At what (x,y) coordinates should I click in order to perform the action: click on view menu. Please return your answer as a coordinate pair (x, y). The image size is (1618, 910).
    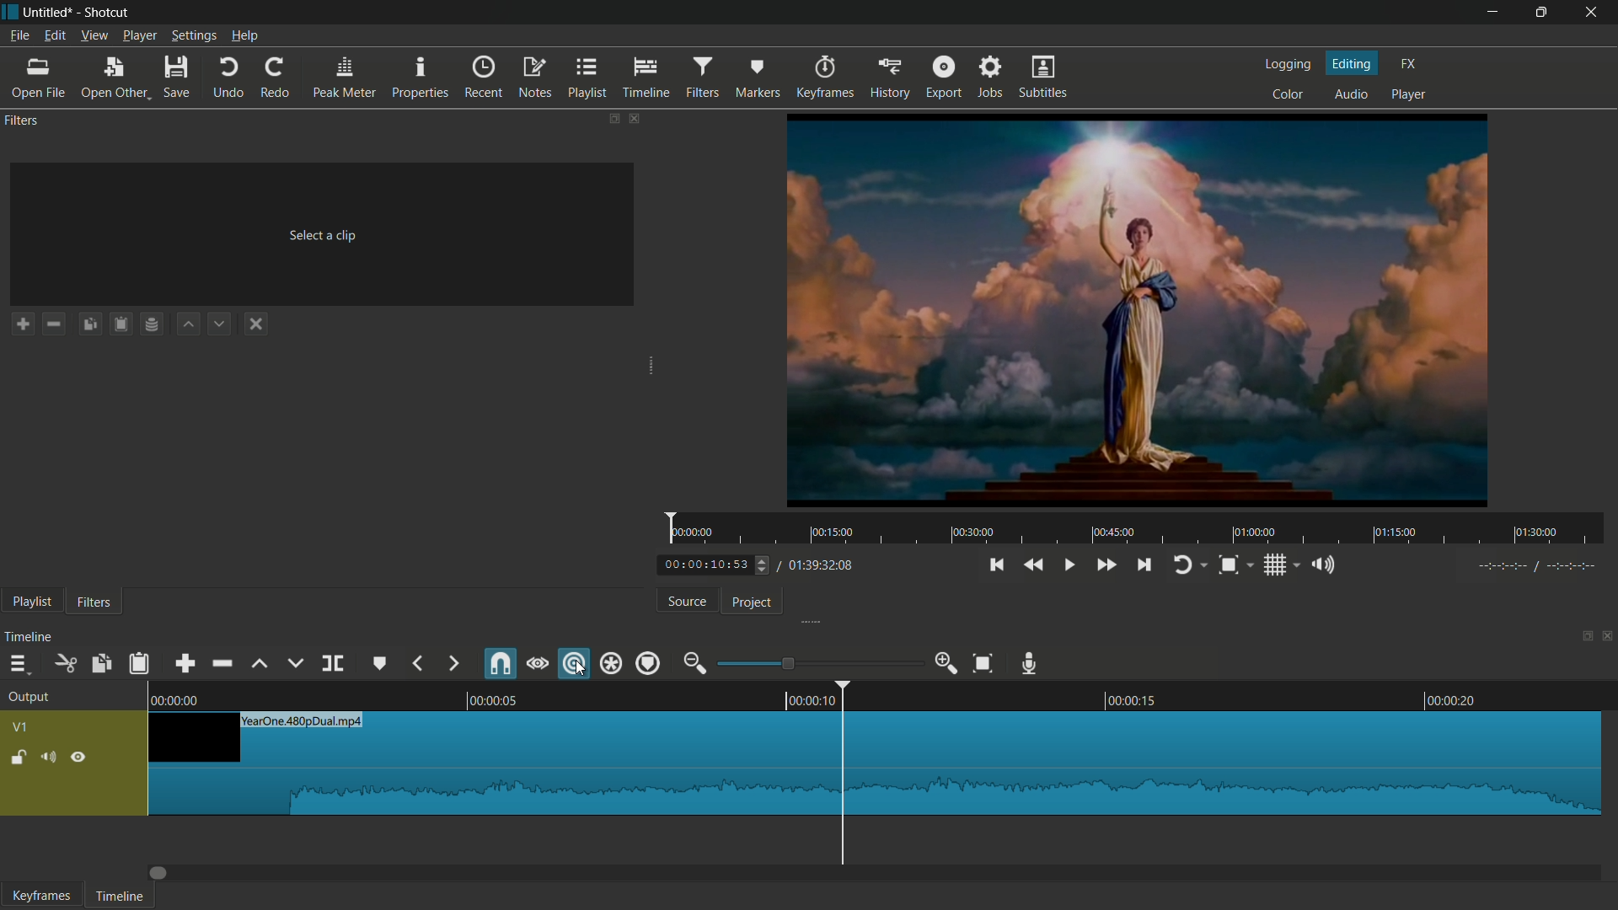
    Looking at the image, I should click on (94, 37).